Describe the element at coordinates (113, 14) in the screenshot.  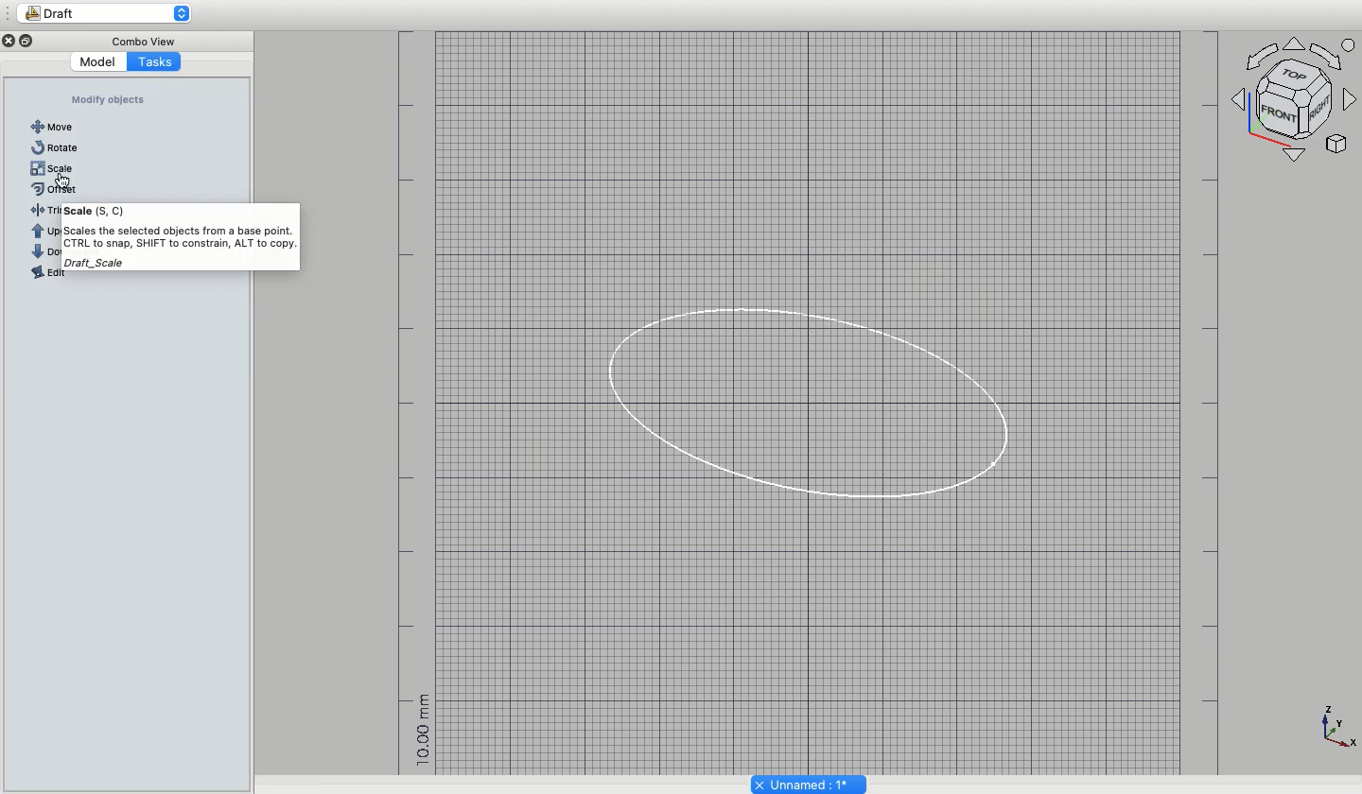
I see `Draft` at that location.